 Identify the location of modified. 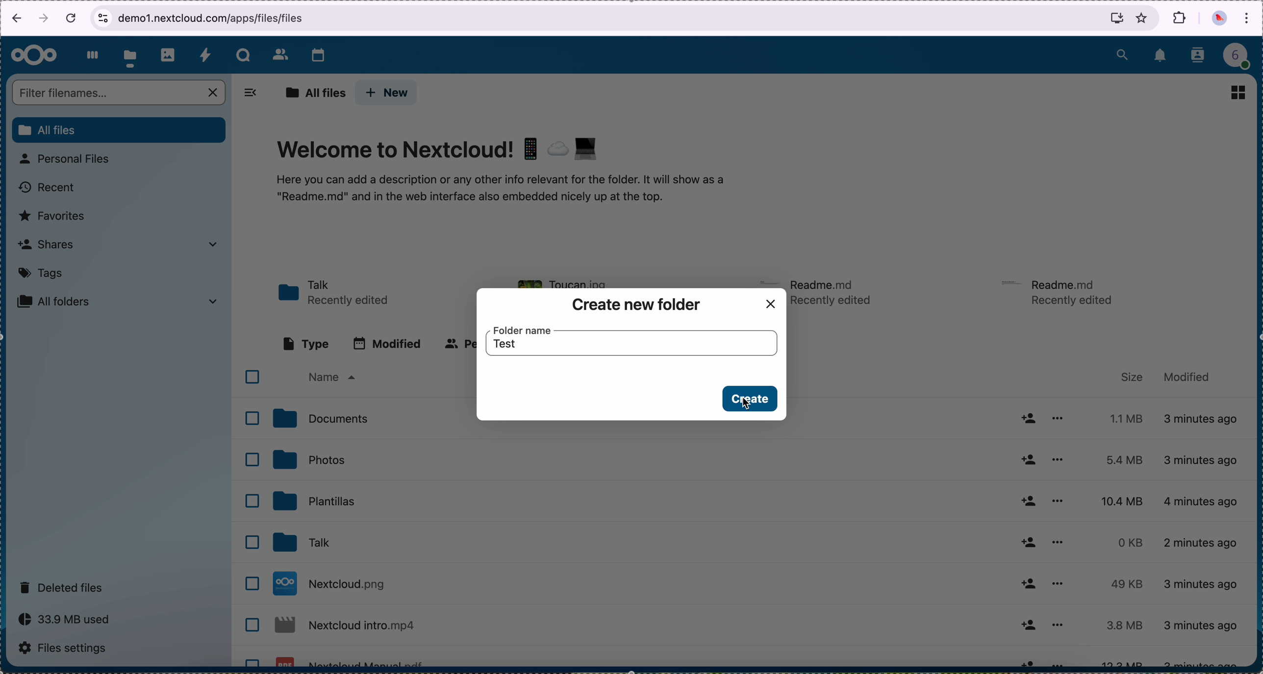
(387, 344).